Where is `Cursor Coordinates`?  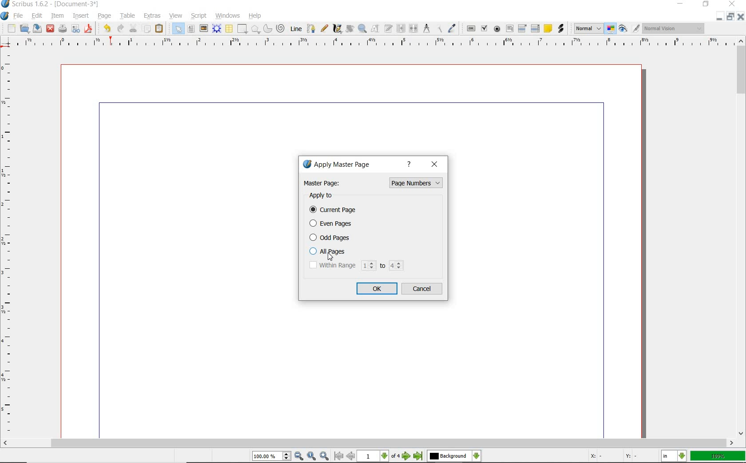
Cursor Coordinates is located at coordinates (623, 457).